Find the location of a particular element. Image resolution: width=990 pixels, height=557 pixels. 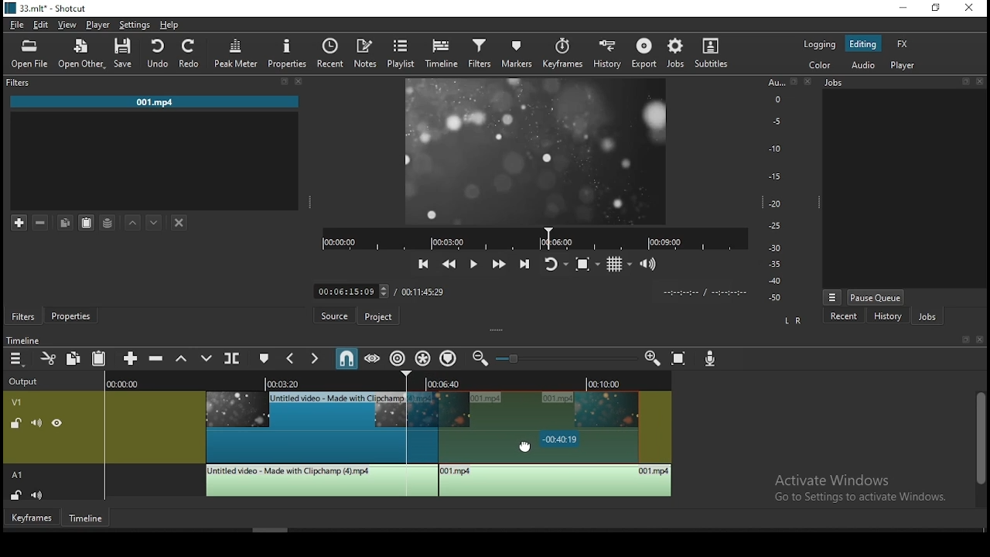

scrub while dragging is located at coordinates (371, 358).